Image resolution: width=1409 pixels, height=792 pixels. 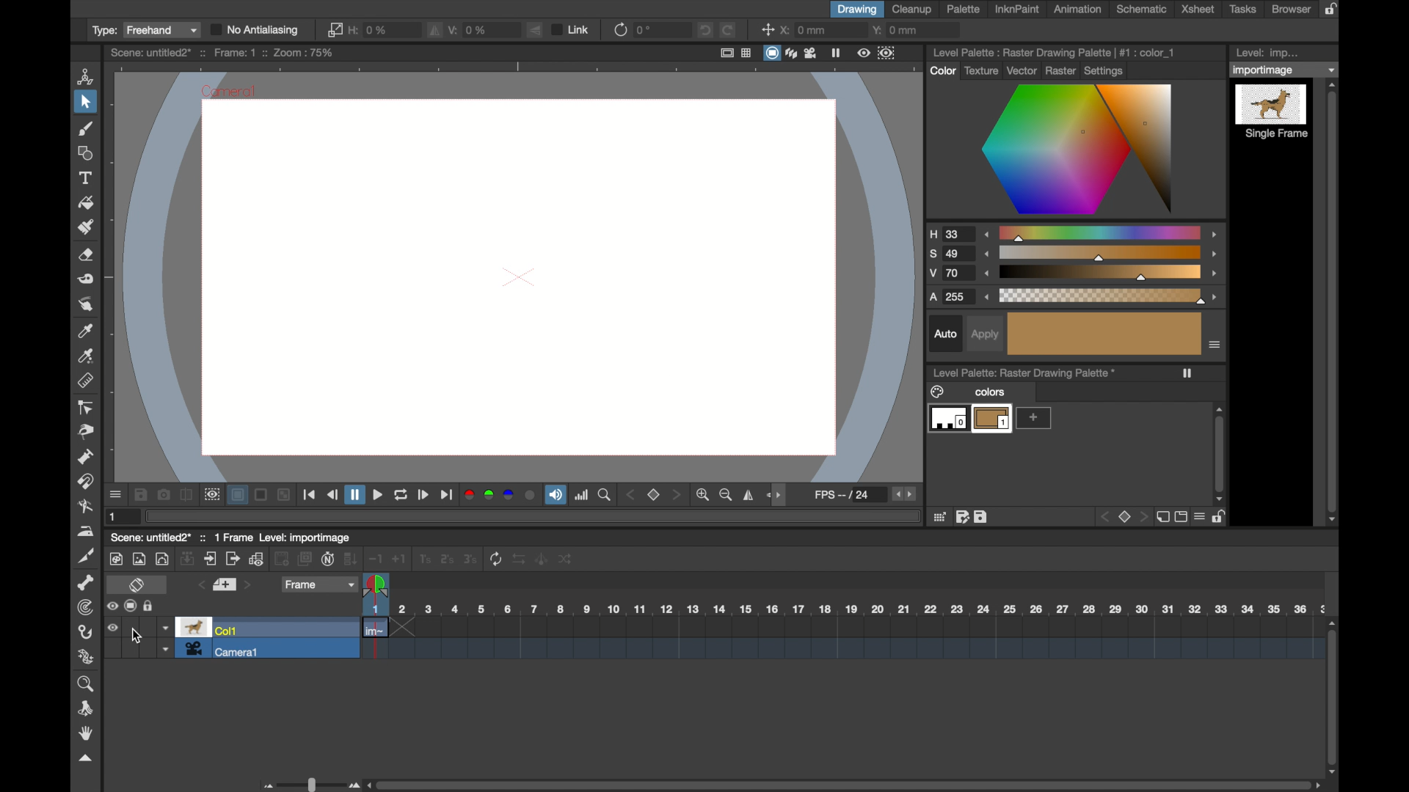 What do you see at coordinates (448, 496) in the screenshot?
I see `forward` at bounding box center [448, 496].